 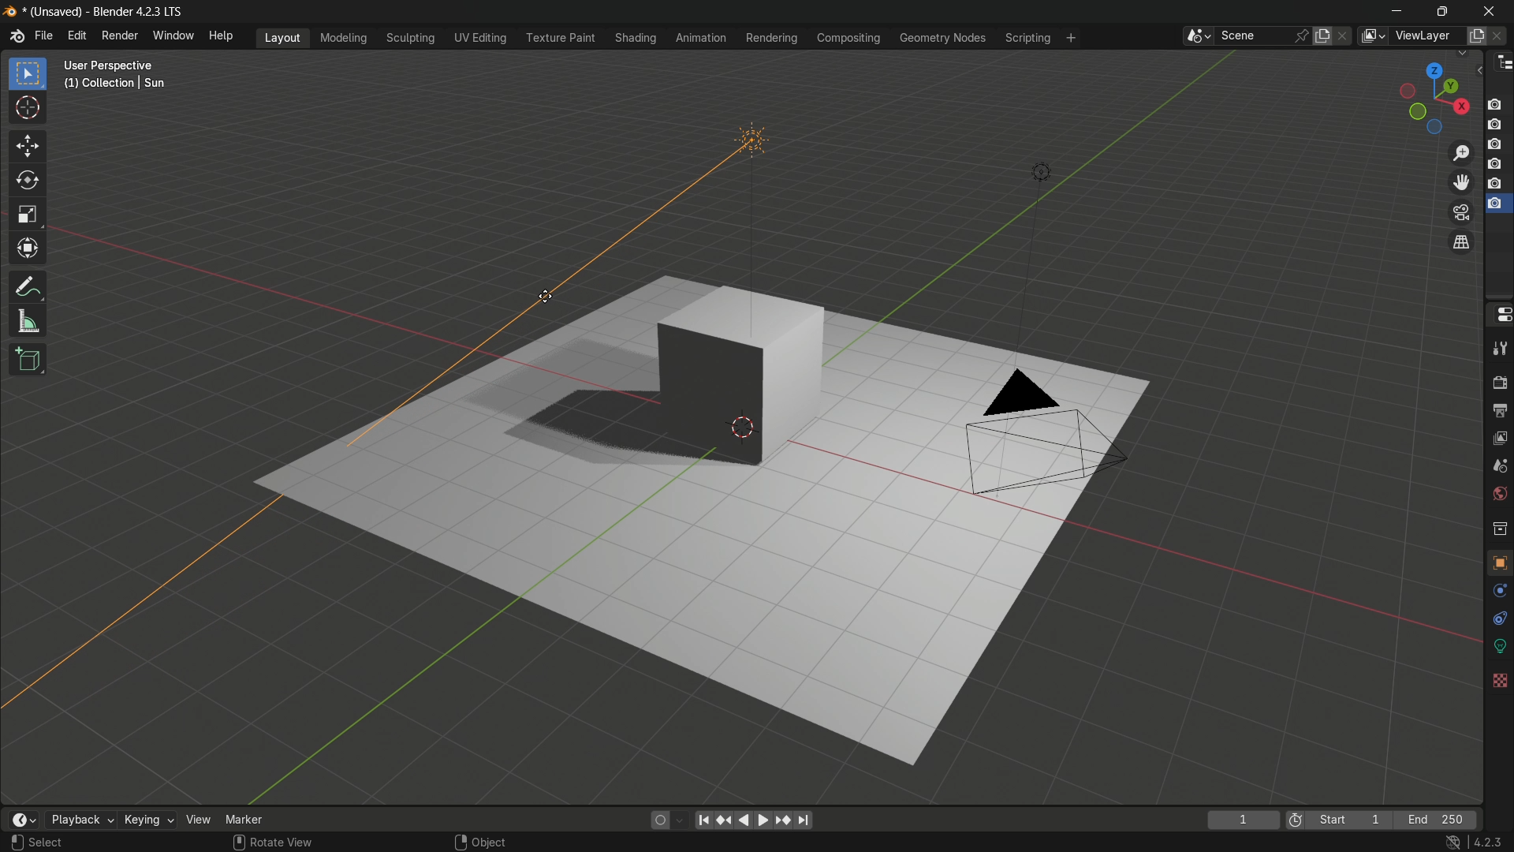 What do you see at coordinates (1346, 35) in the screenshot?
I see `delete scene` at bounding box center [1346, 35].